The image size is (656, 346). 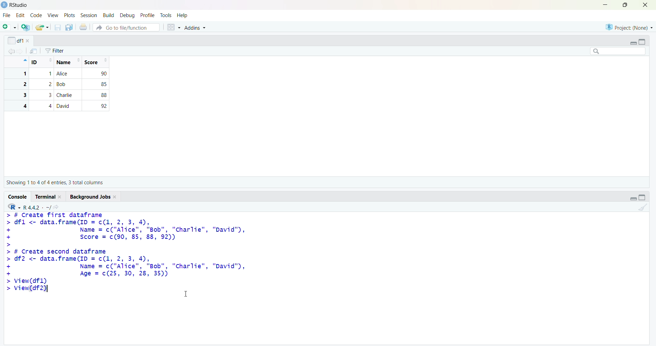 What do you see at coordinates (70, 16) in the screenshot?
I see `plots` at bounding box center [70, 16].